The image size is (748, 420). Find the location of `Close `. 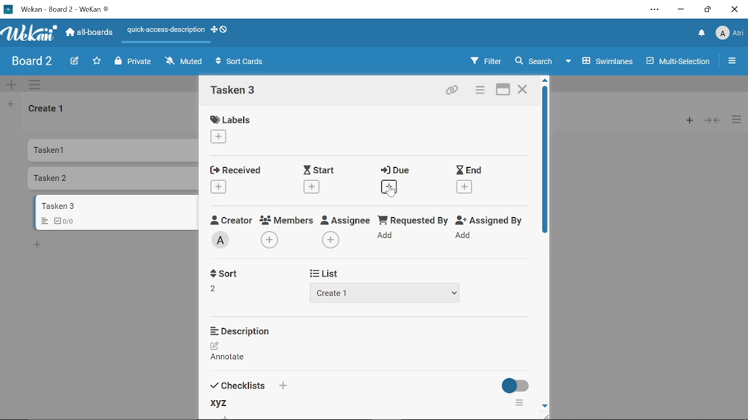

Close  is located at coordinates (524, 90).